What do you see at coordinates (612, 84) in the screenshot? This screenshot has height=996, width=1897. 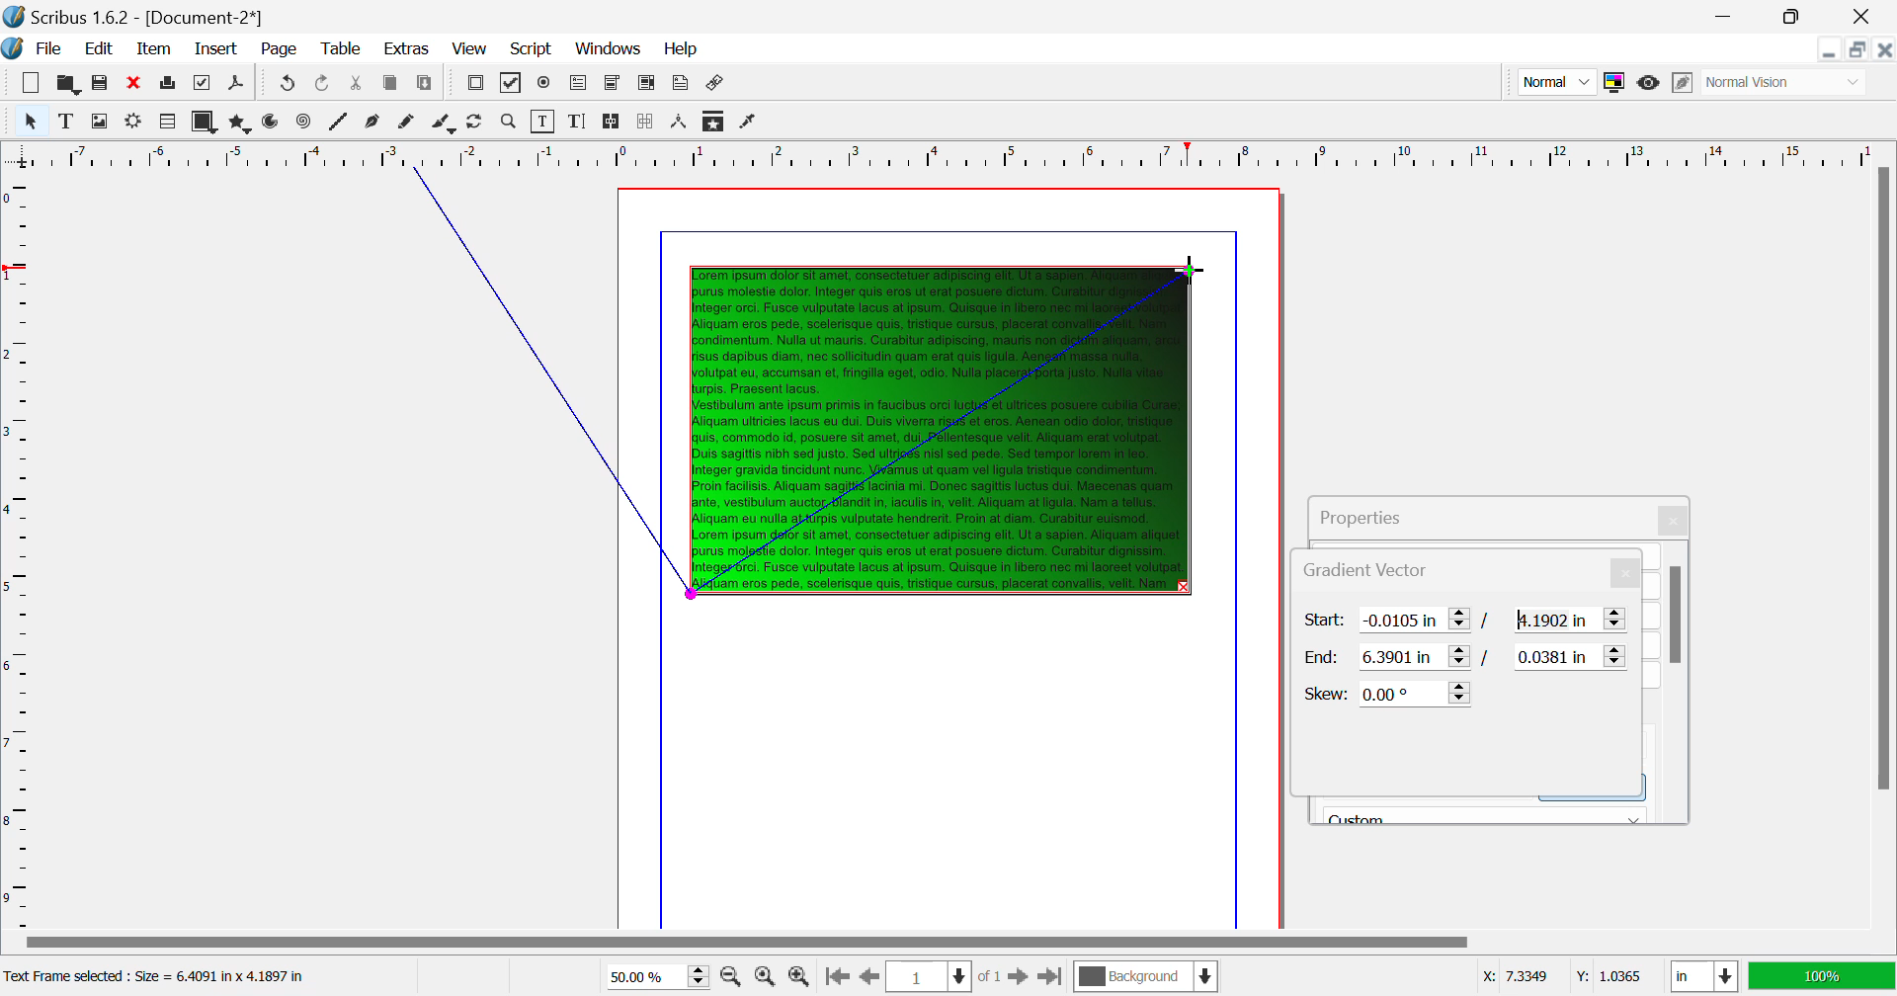 I see `Pdf Combo Box` at bounding box center [612, 84].